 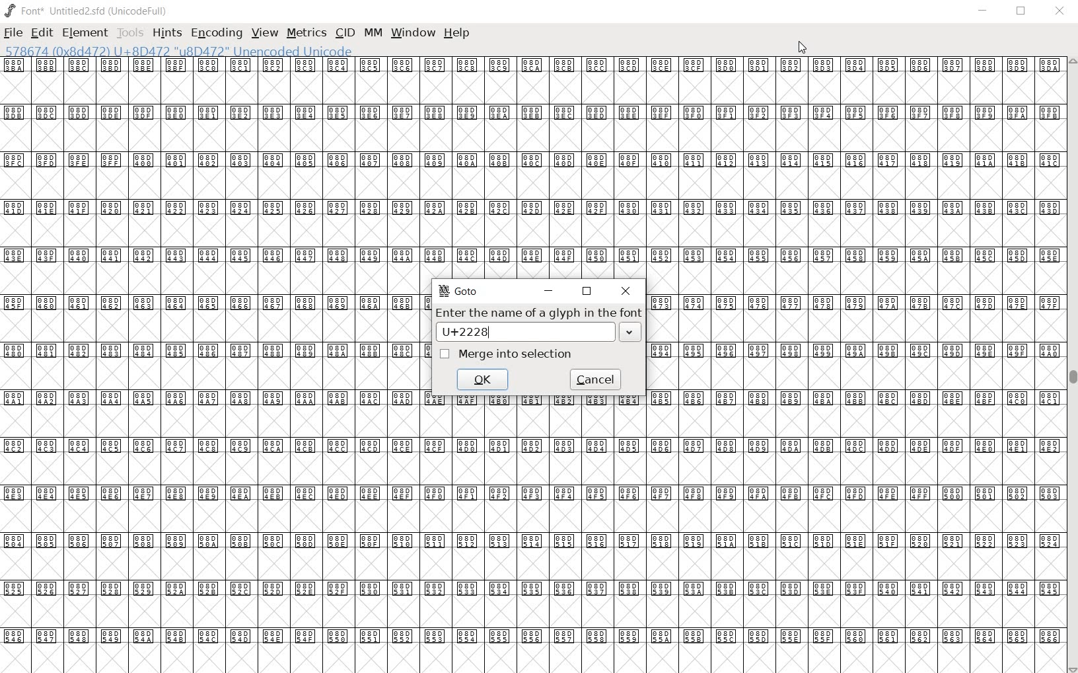 What do you see at coordinates (505, 354) in the screenshot?
I see `Merge into selection` at bounding box center [505, 354].